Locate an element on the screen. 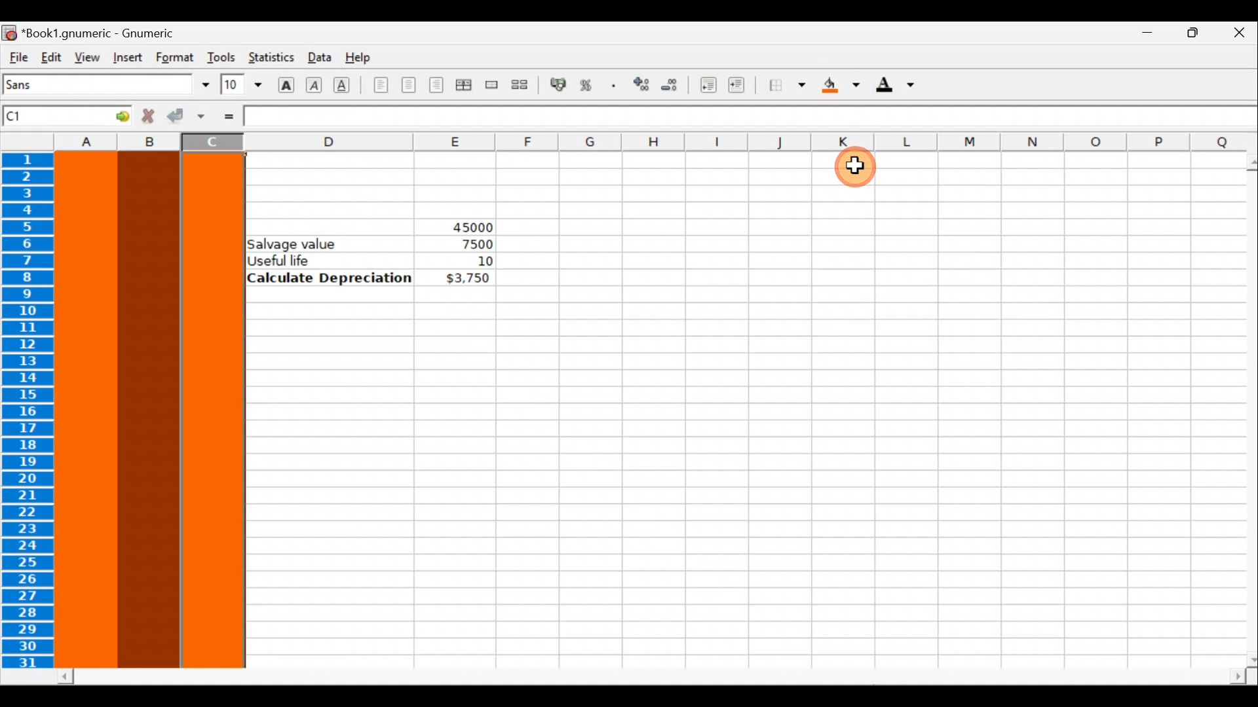 This screenshot has width=1258, height=707. Enter formula is located at coordinates (228, 116).